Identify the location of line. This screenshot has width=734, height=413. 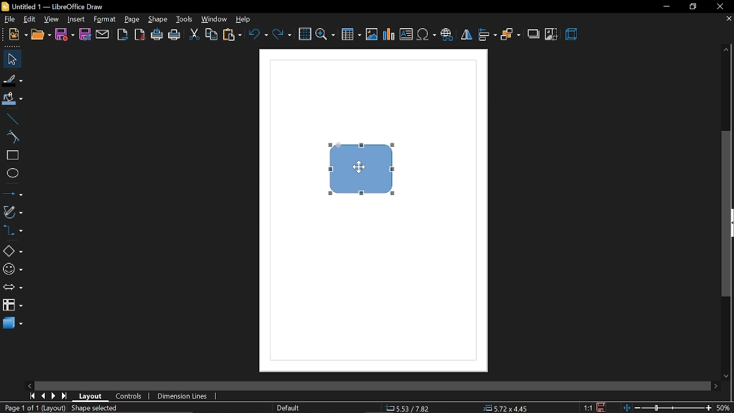
(11, 119).